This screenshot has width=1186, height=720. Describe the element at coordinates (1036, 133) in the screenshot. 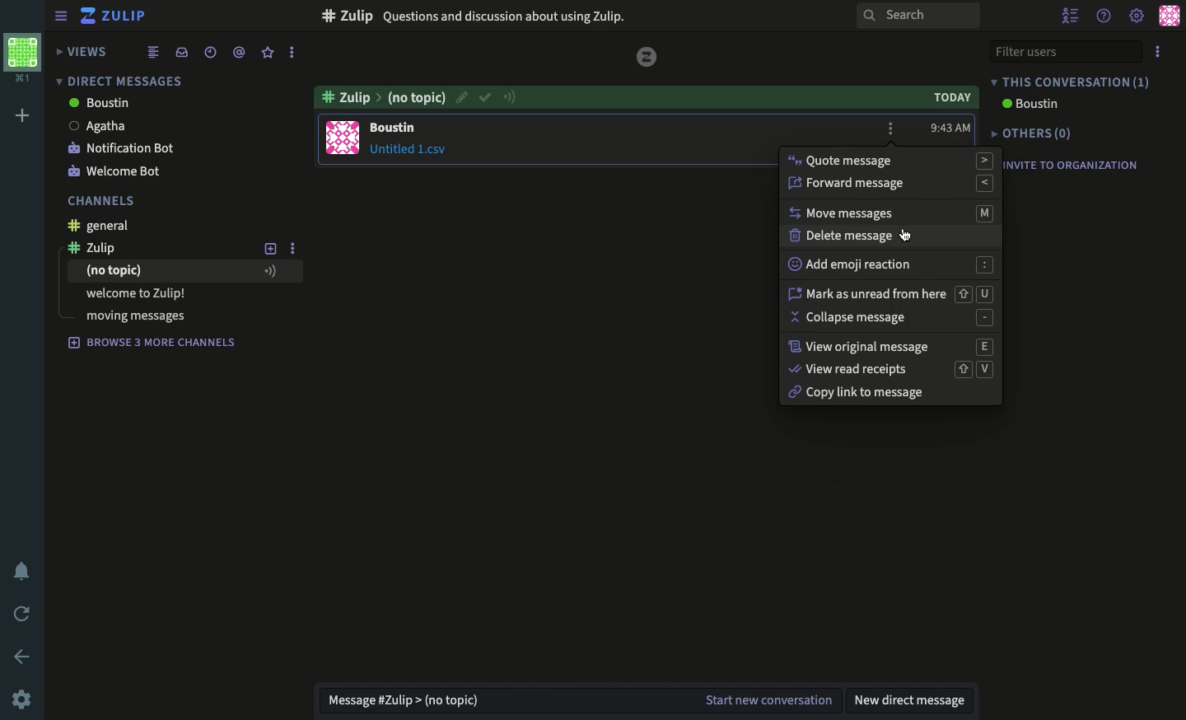

I see `Others` at that location.